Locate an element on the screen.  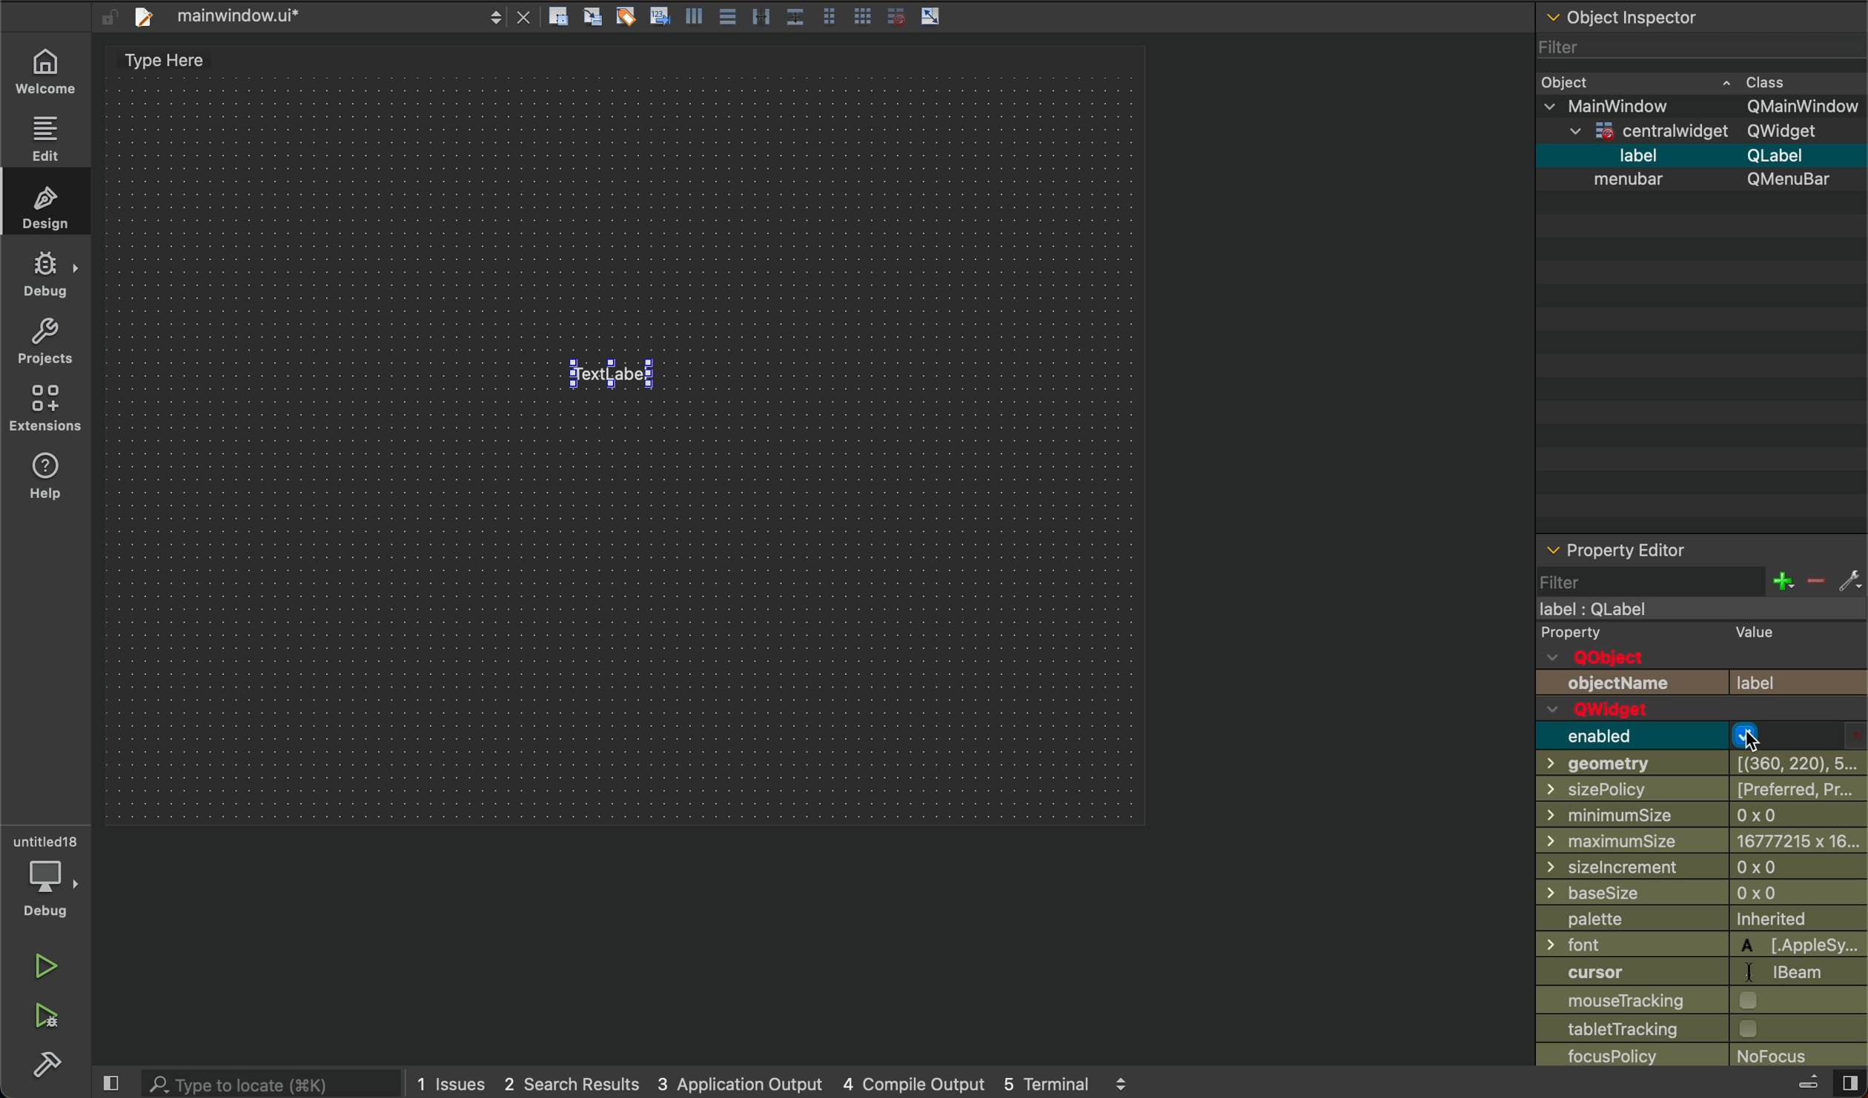
0x0 is located at coordinates (1785, 894).